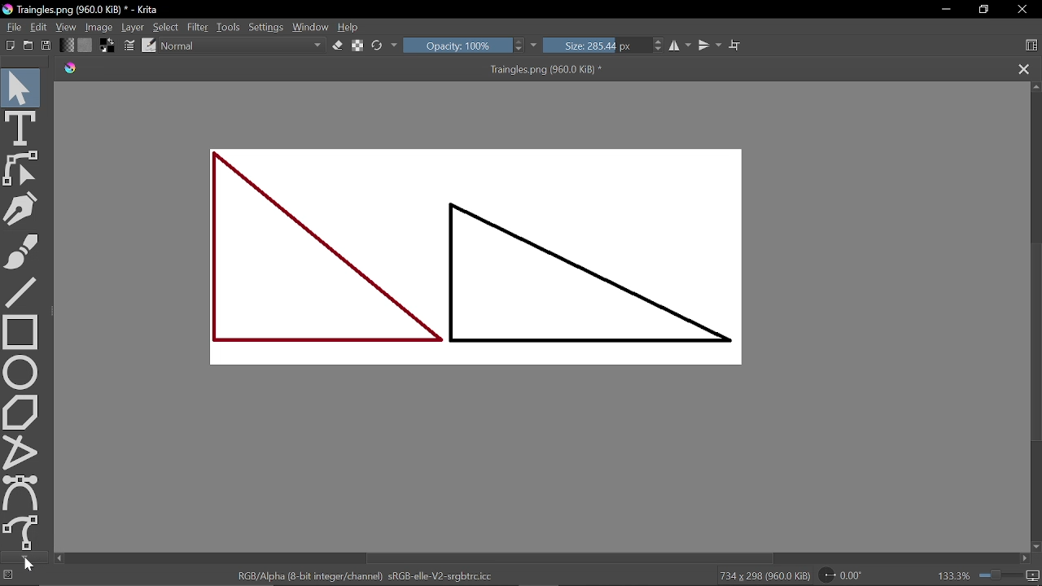  What do you see at coordinates (268, 27) in the screenshot?
I see `Settings` at bounding box center [268, 27].